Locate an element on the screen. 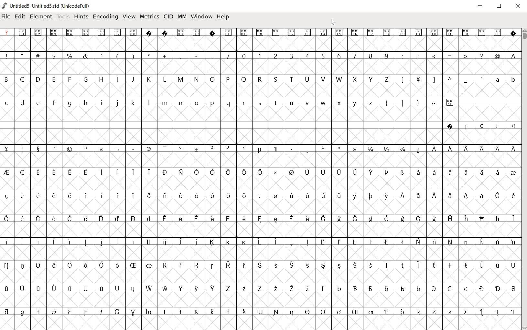 This screenshot has height=330, width=527. Symbol is located at coordinates (434, 219).